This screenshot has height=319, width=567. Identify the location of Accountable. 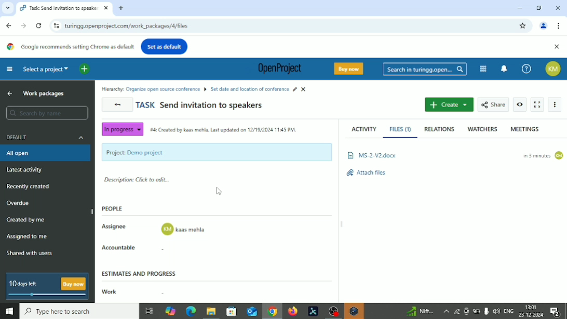
(123, 248).